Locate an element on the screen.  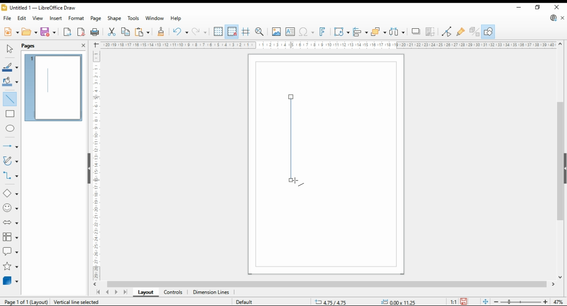
scroll bar is located at coordinates (326, 284).